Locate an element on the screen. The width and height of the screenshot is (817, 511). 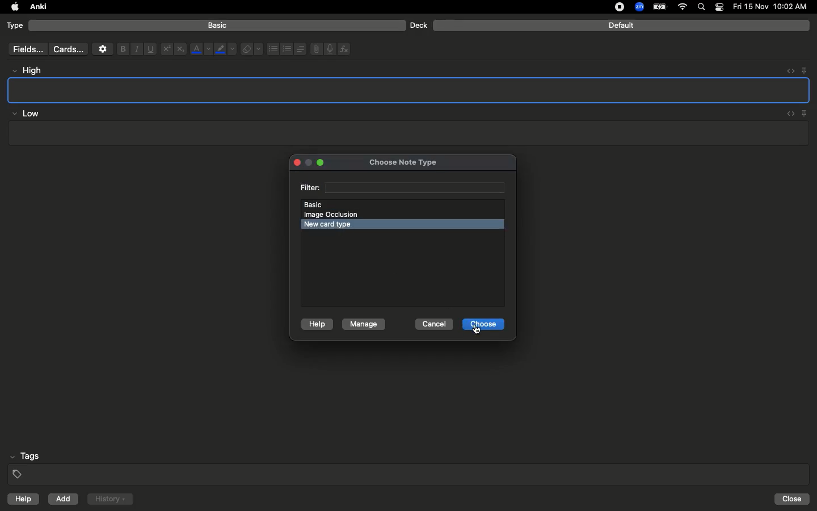
Charge is located at coordinates (659, 7).